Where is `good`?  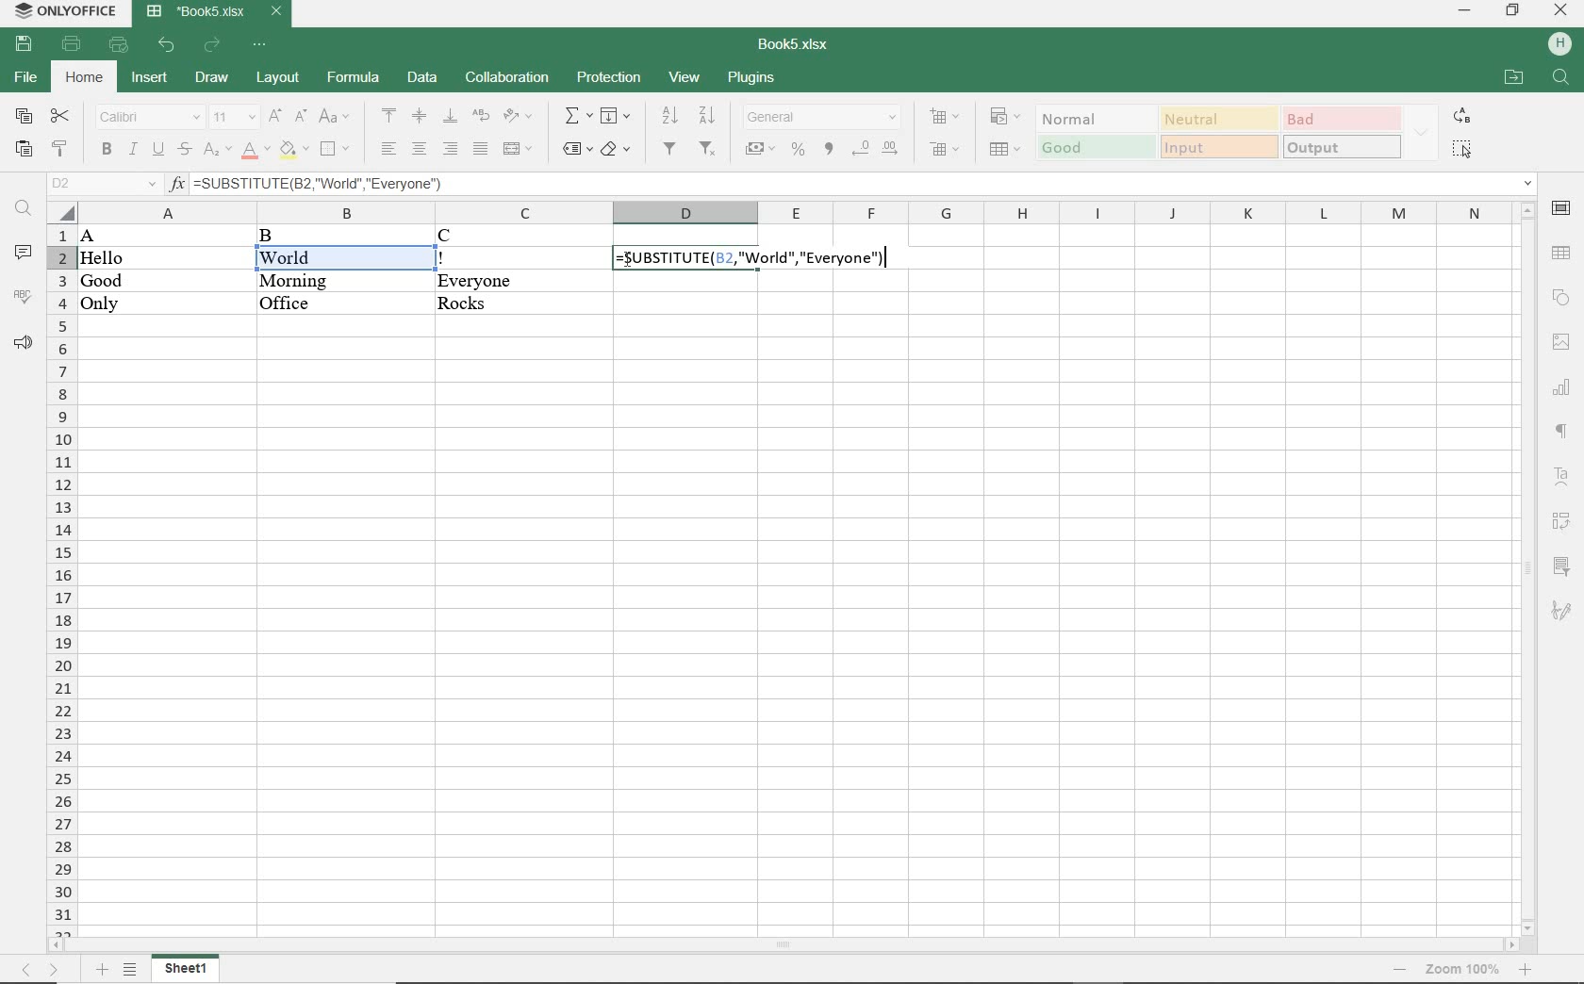 good is located at coordinates (1096, 148).